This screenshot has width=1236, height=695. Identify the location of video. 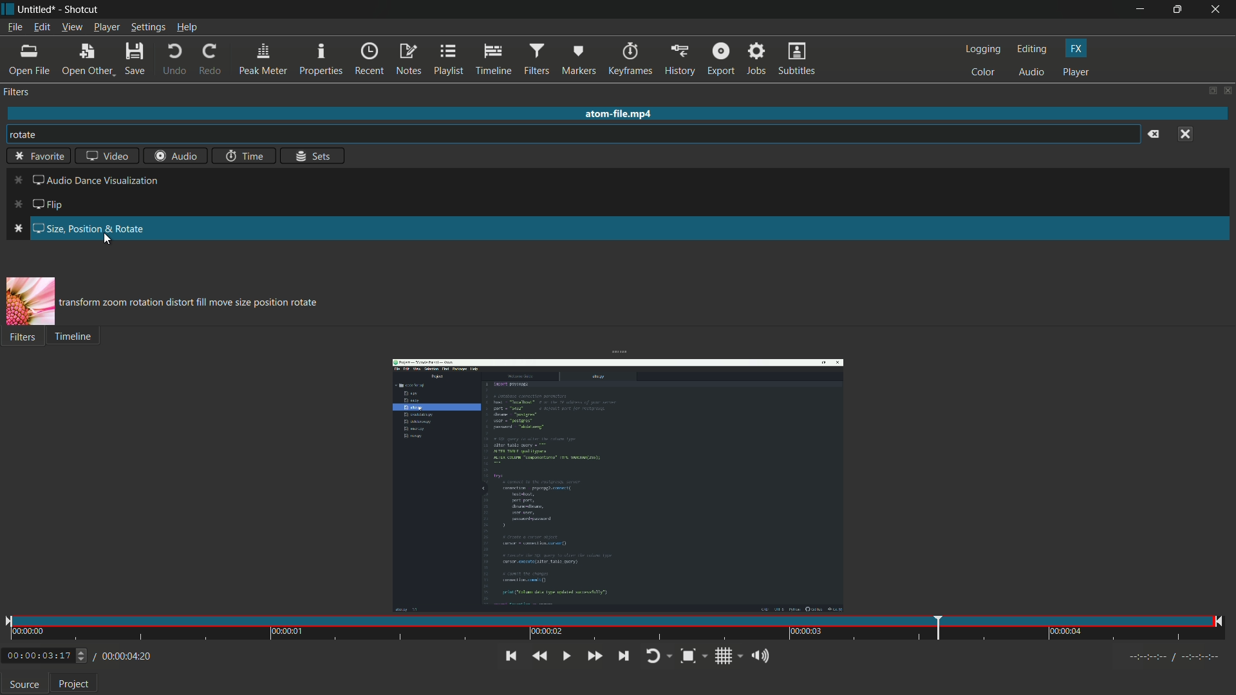
(108, 156).